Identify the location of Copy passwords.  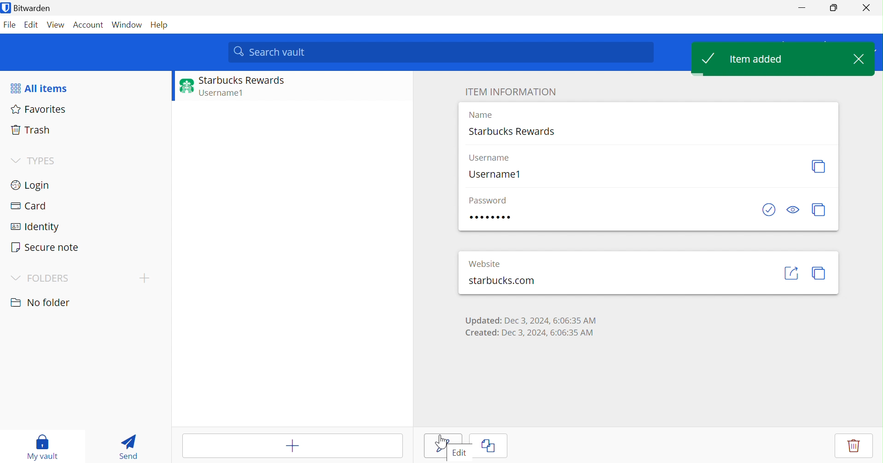
(820, 210).